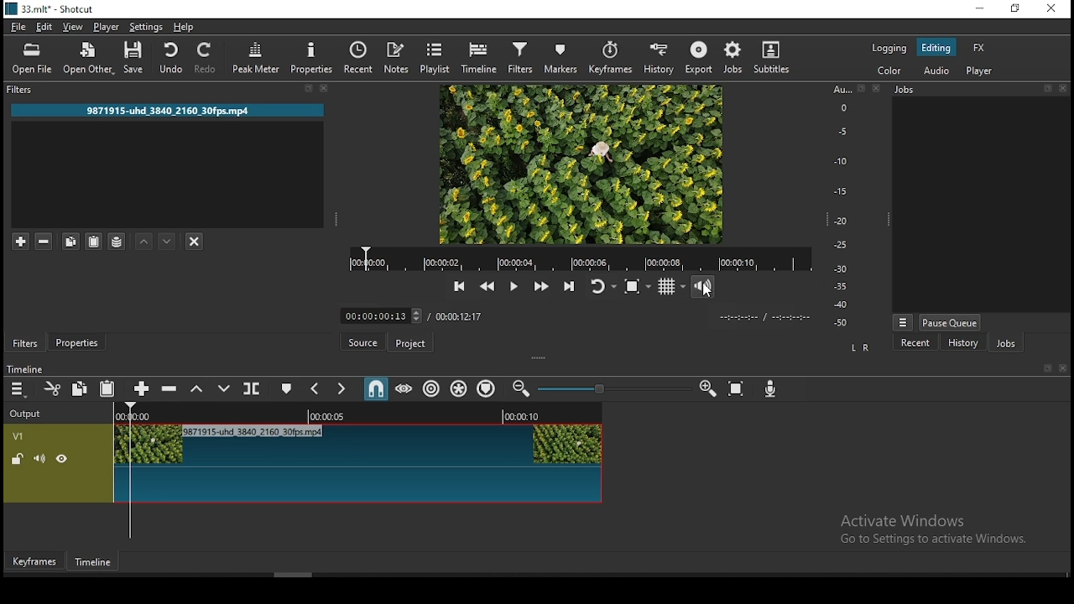 Image resolution: width=1074 pixels, height=604 pixels. Describe the element at coordinates (207, 59) in the screenshot. I see `redo` at that location.